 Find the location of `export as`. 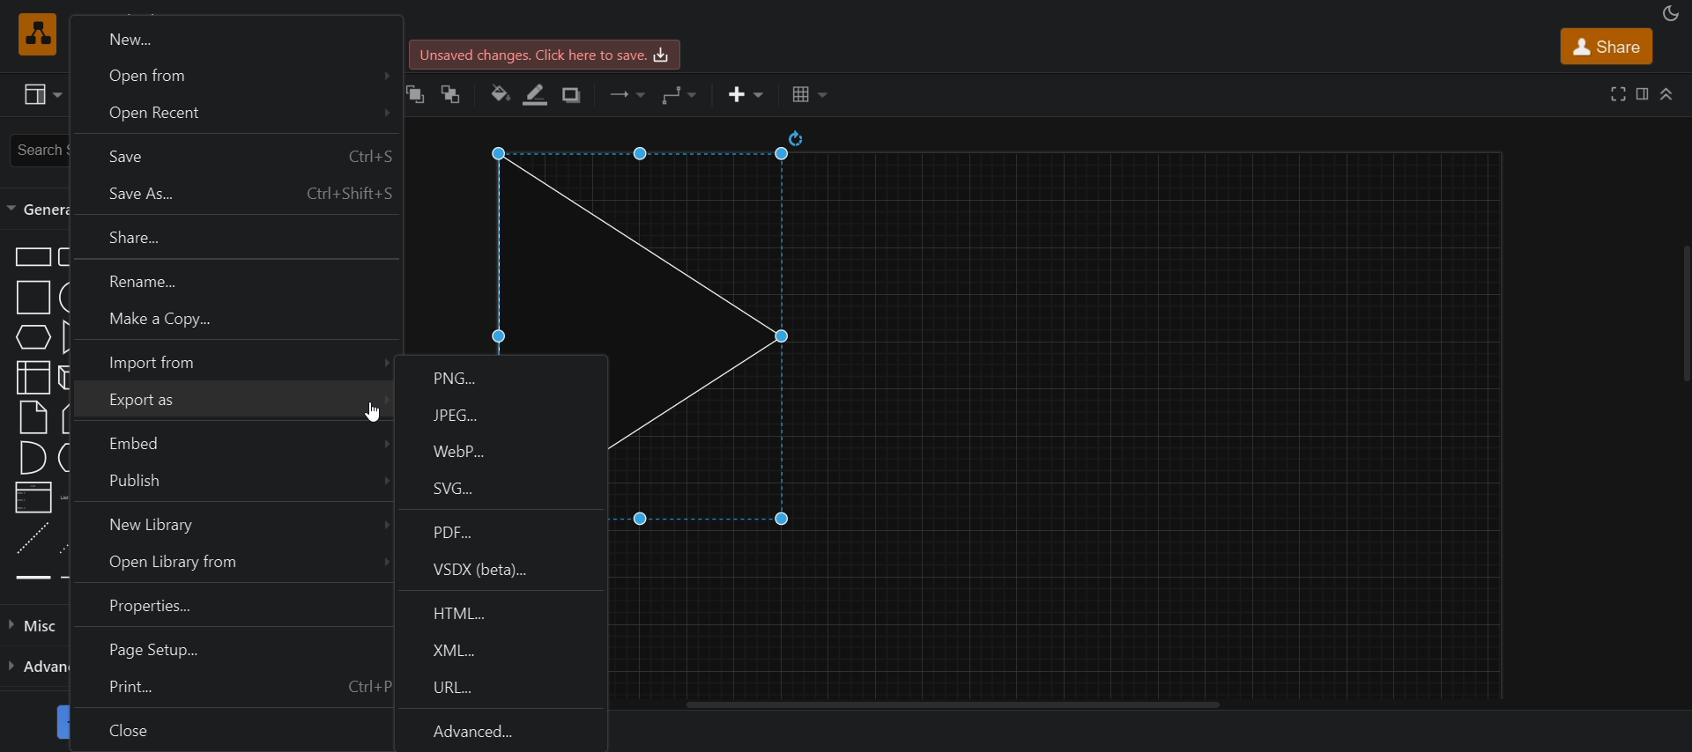

export as is located at coordinates (229, 403).